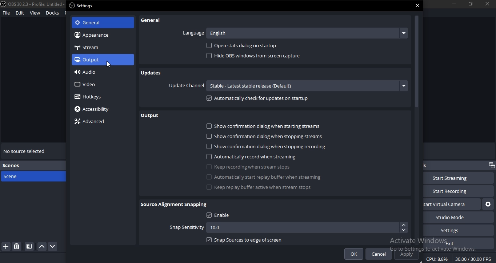  What do you see at coordinates (31, 246) in the screenshot?
I see `grid` at bounding box center [31, 246].